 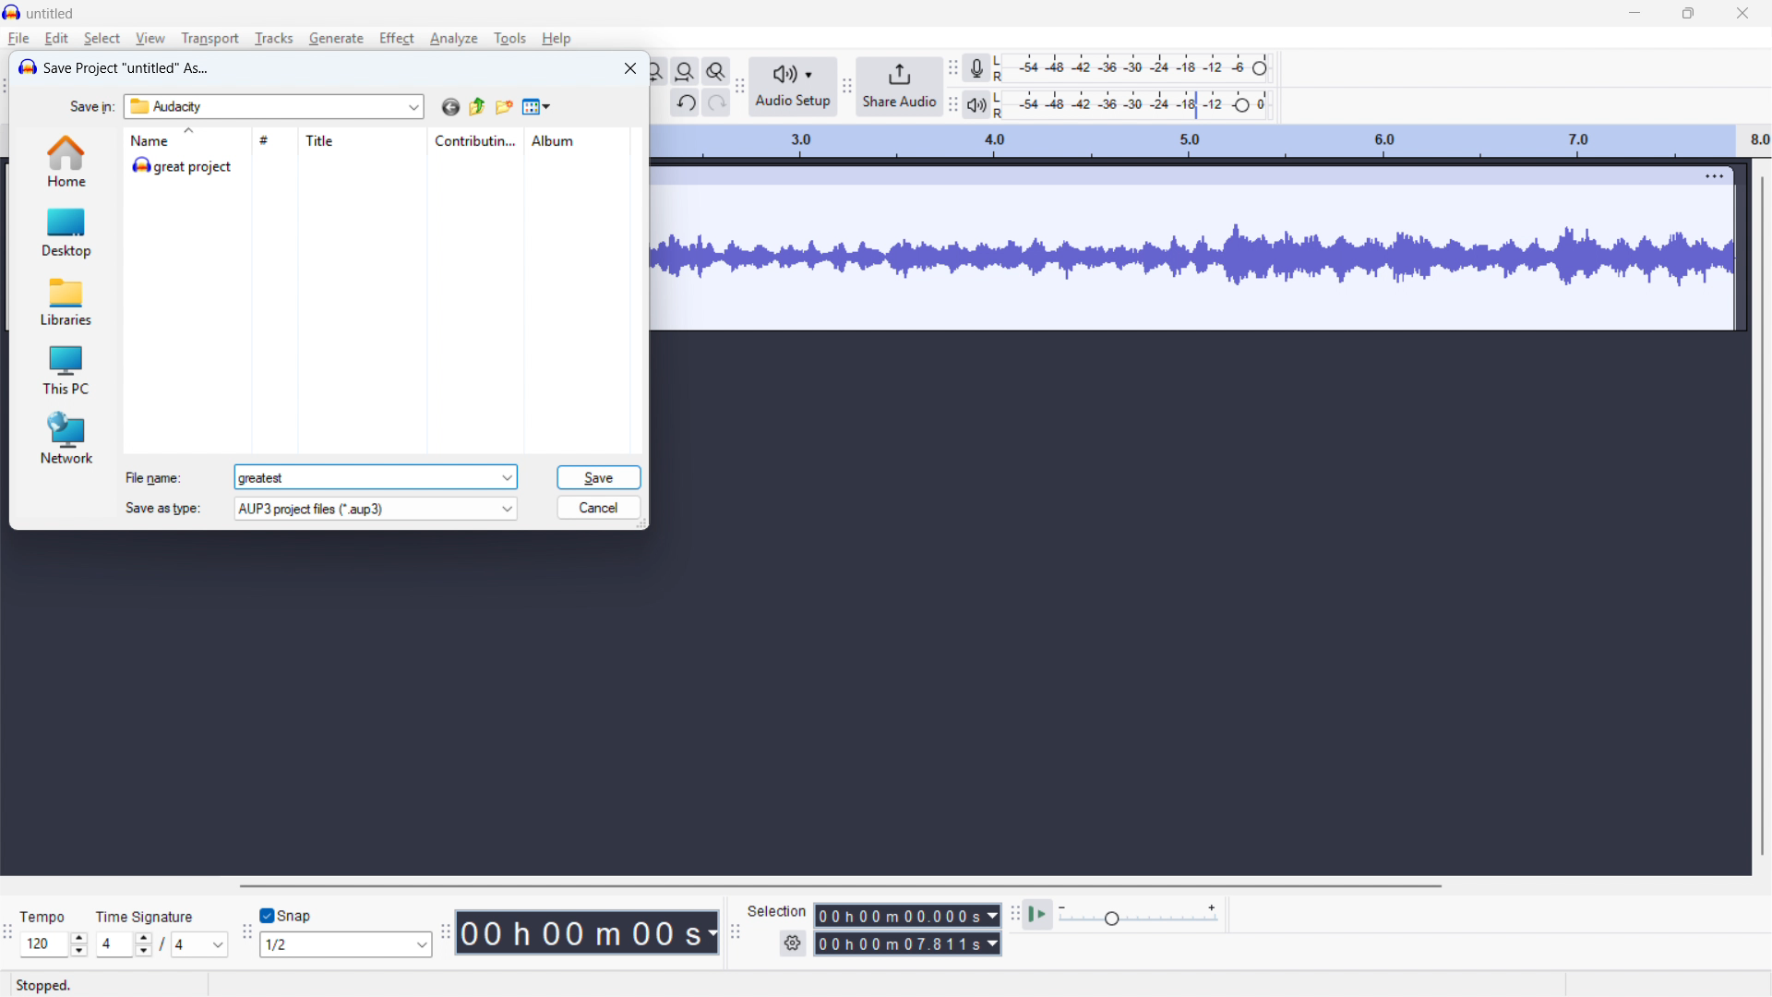 I want to click on time signature, so click(x=146, y=916).